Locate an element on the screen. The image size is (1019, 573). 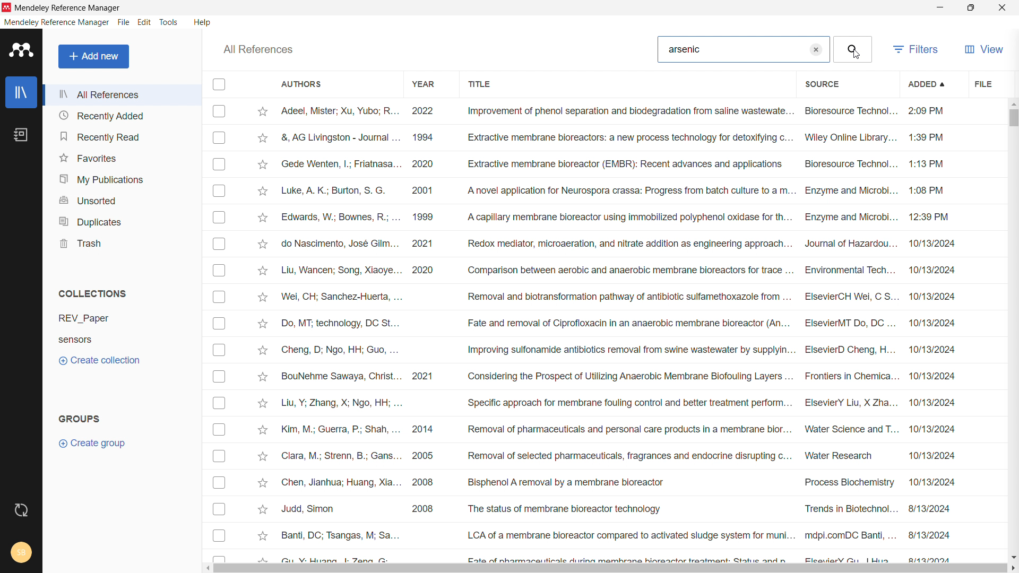
collections is located at coordinates (92, 293).